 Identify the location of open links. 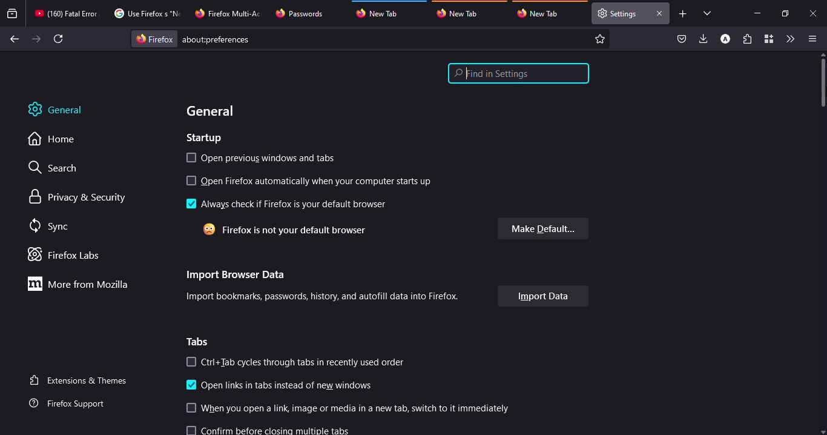
(289, 387).